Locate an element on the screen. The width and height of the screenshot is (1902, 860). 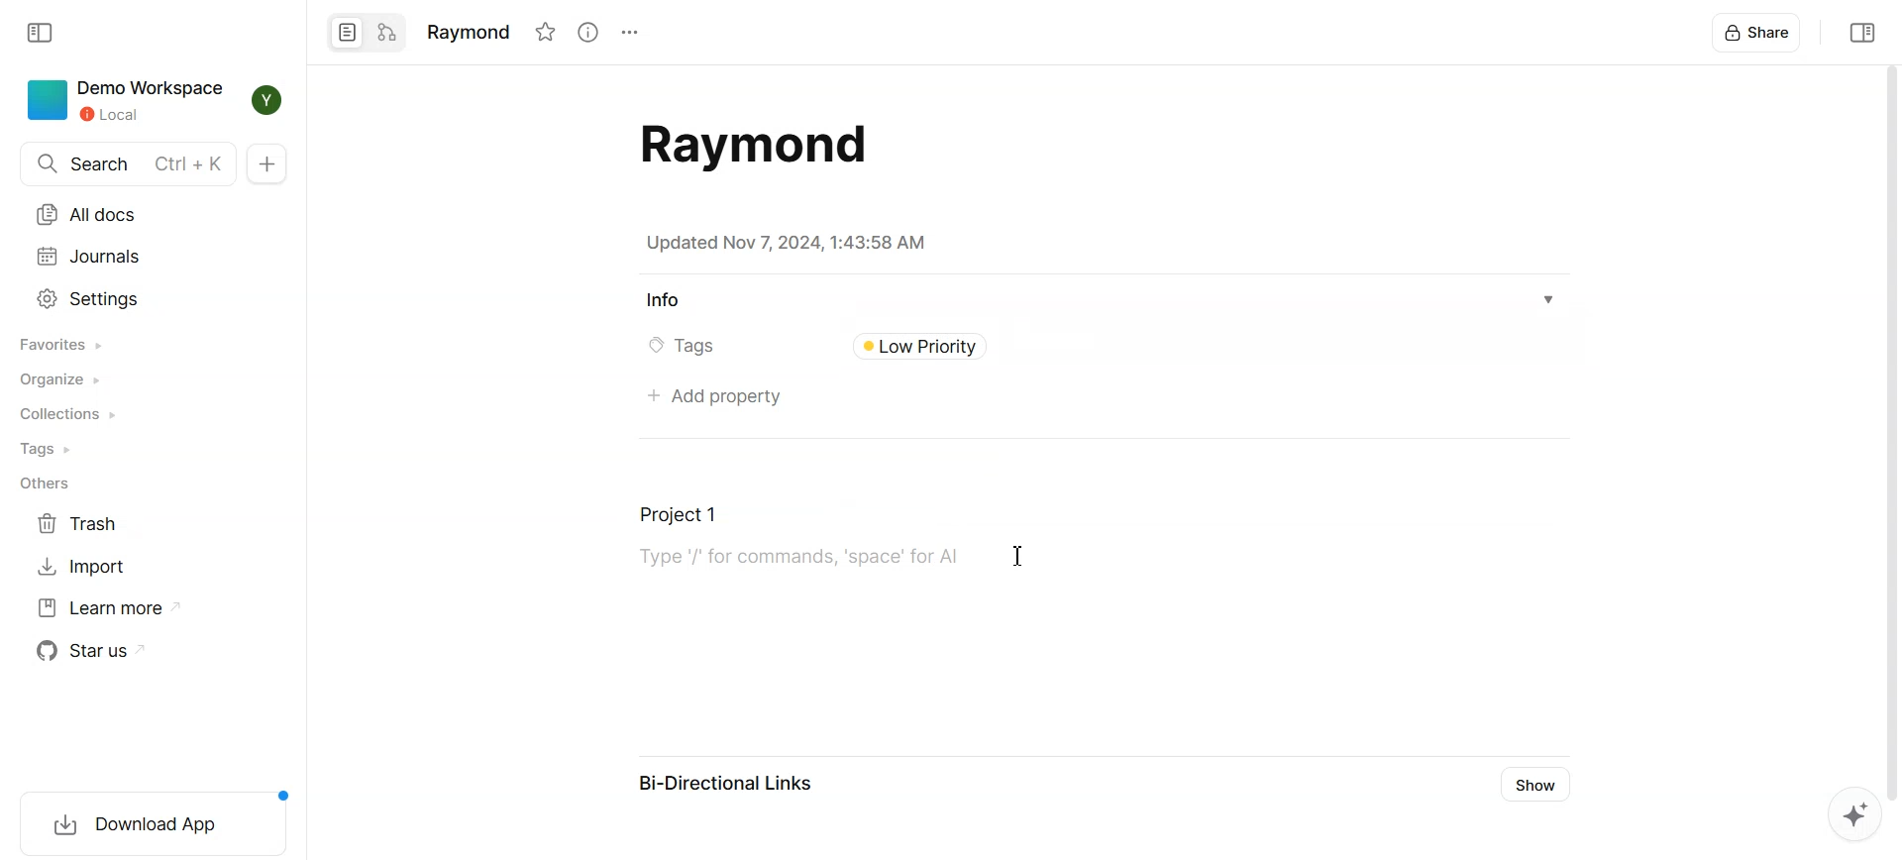
Text cursor is located at coordinates (1017, 555).